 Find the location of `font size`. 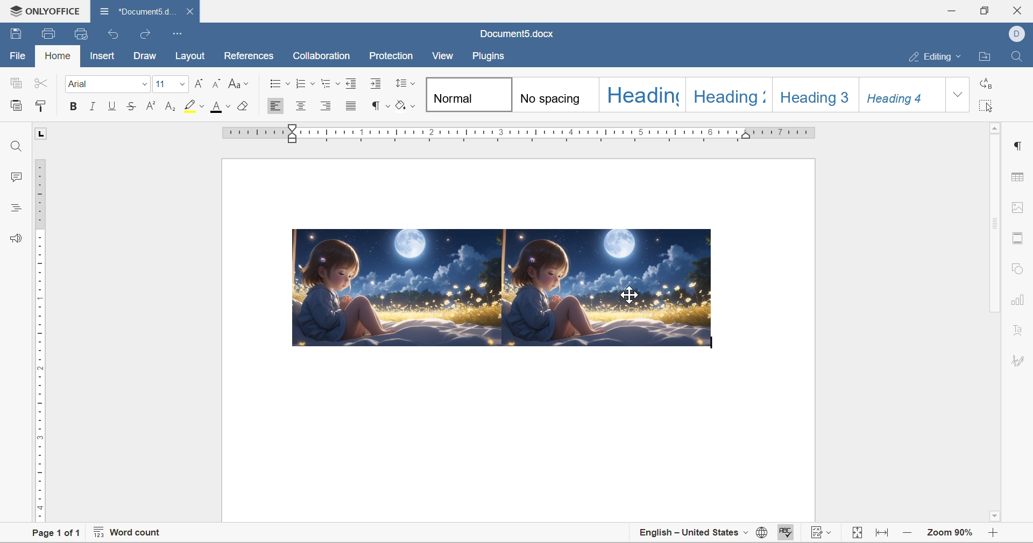

font size is located at coordinates (161, 83).